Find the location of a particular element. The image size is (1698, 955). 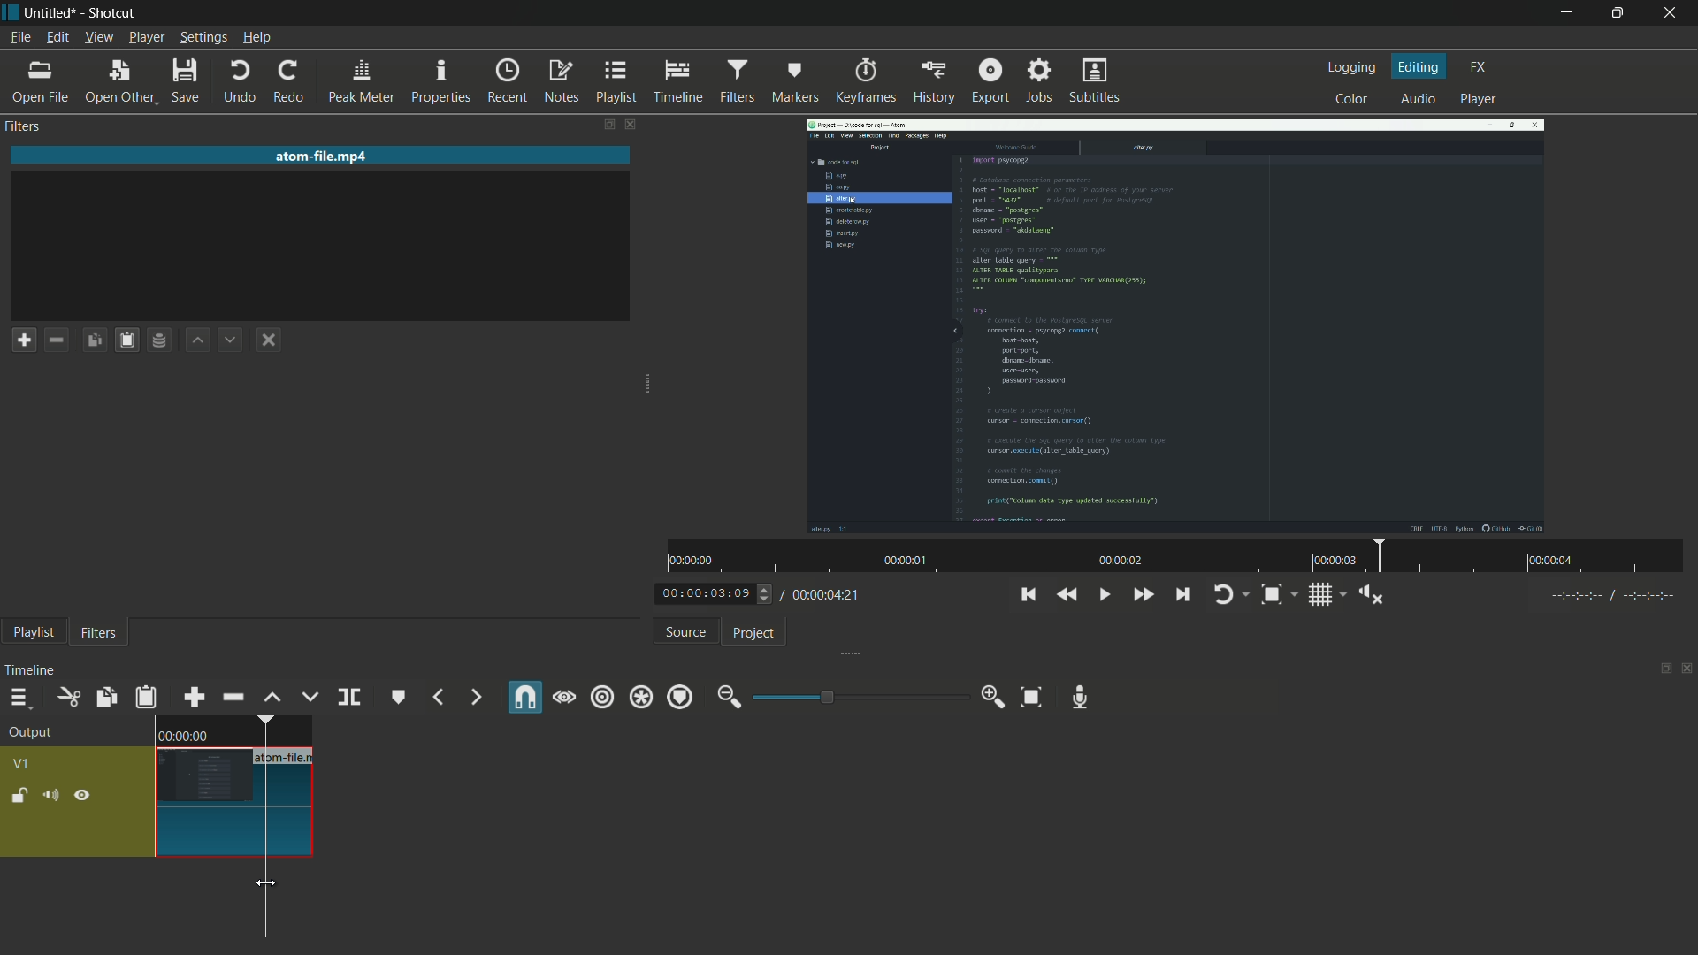

create or edit marker is located at coordinates (397, 697).